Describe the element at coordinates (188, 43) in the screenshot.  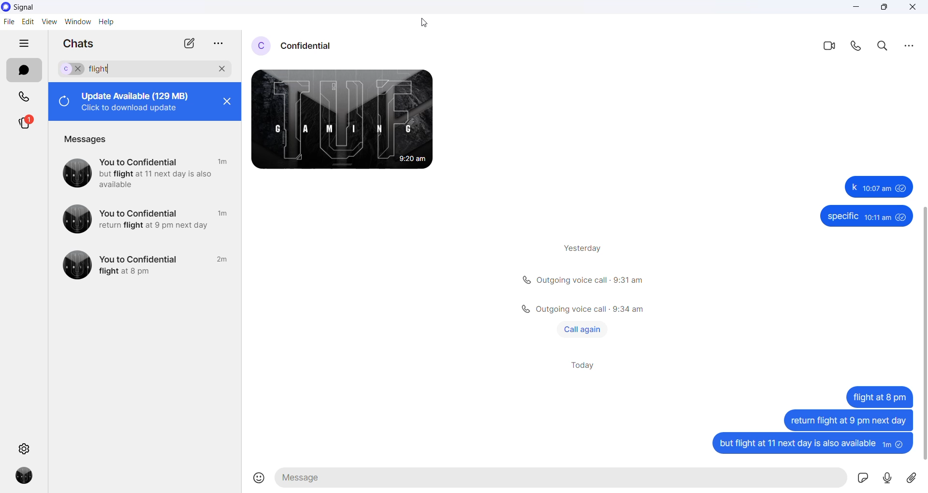
I see `new chat` at that location.